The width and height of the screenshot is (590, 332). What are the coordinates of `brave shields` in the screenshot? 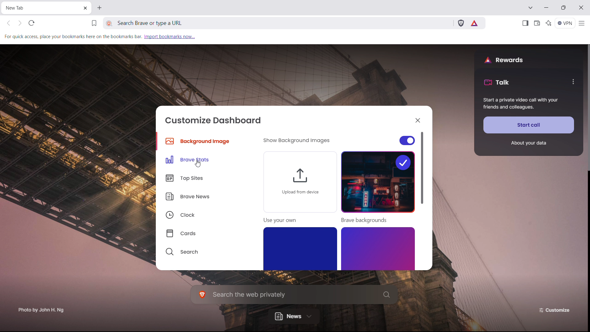 It's located at (461, 22).